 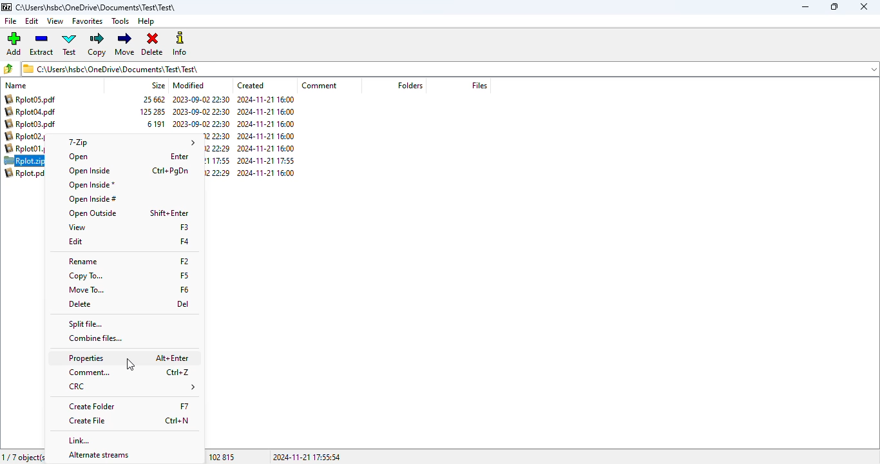 What do you see at coordinates (184, 404) in the screenshot?
I see `F7` at bounding box center [184, 404].